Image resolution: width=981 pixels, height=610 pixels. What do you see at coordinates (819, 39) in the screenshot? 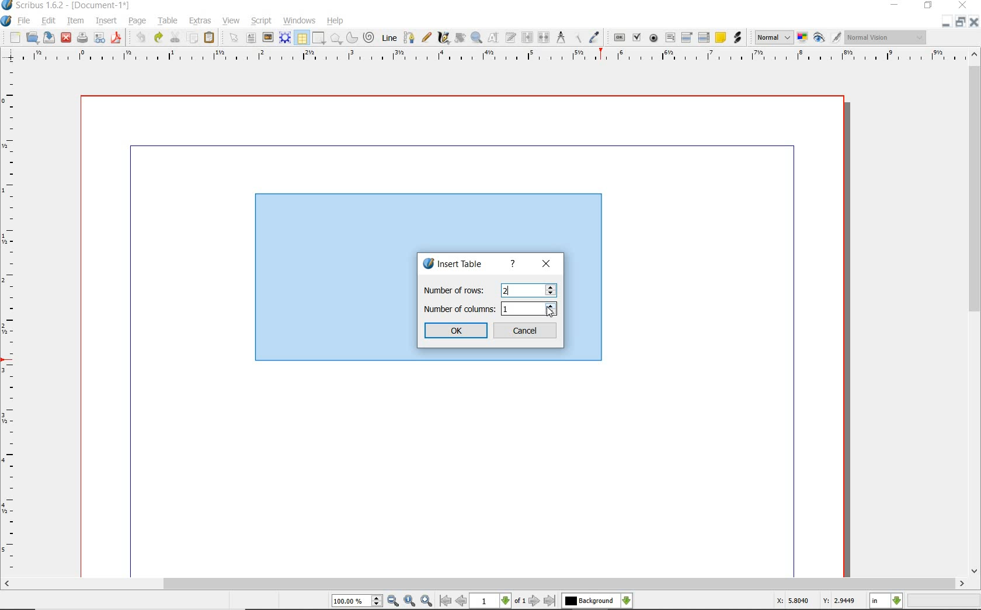
I see `preview mode` at bounding box center [819, 39].